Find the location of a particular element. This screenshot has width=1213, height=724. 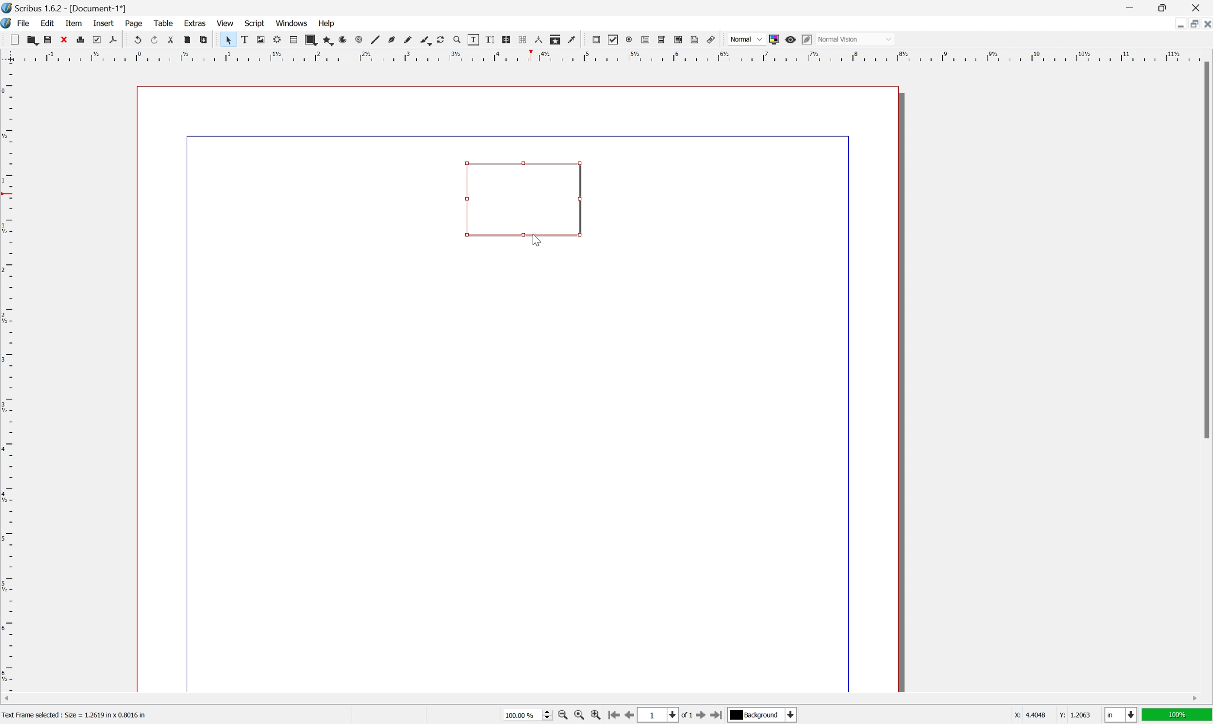

shape is located at coordinates (310, 40).